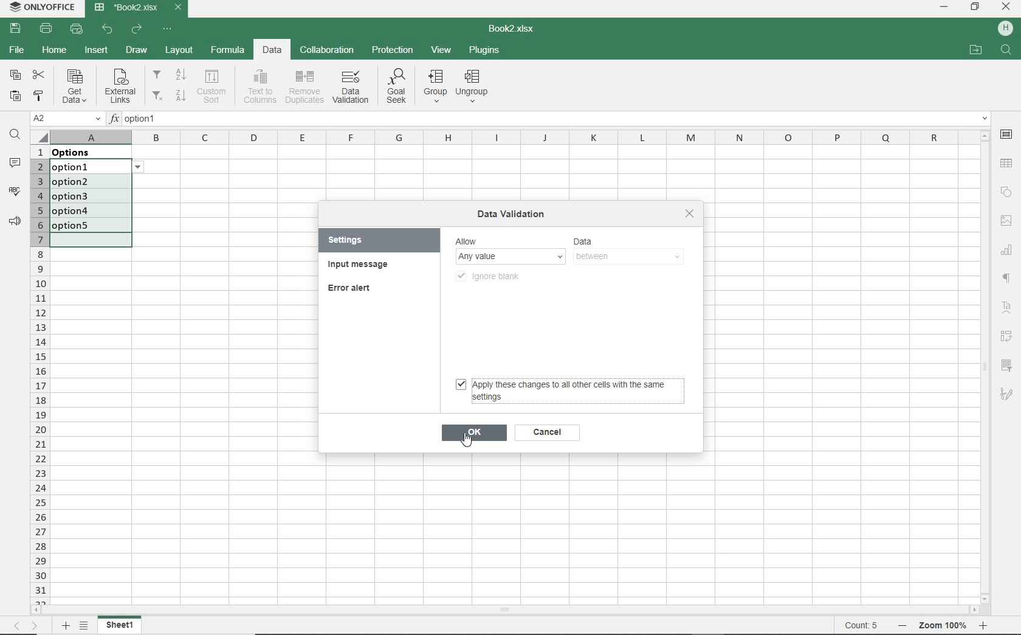 This screenshot has width=1021, height=635. Describe the element at coordinates (517, 29) in the screenshot. I see `DOCUMENT NAME` at that location.